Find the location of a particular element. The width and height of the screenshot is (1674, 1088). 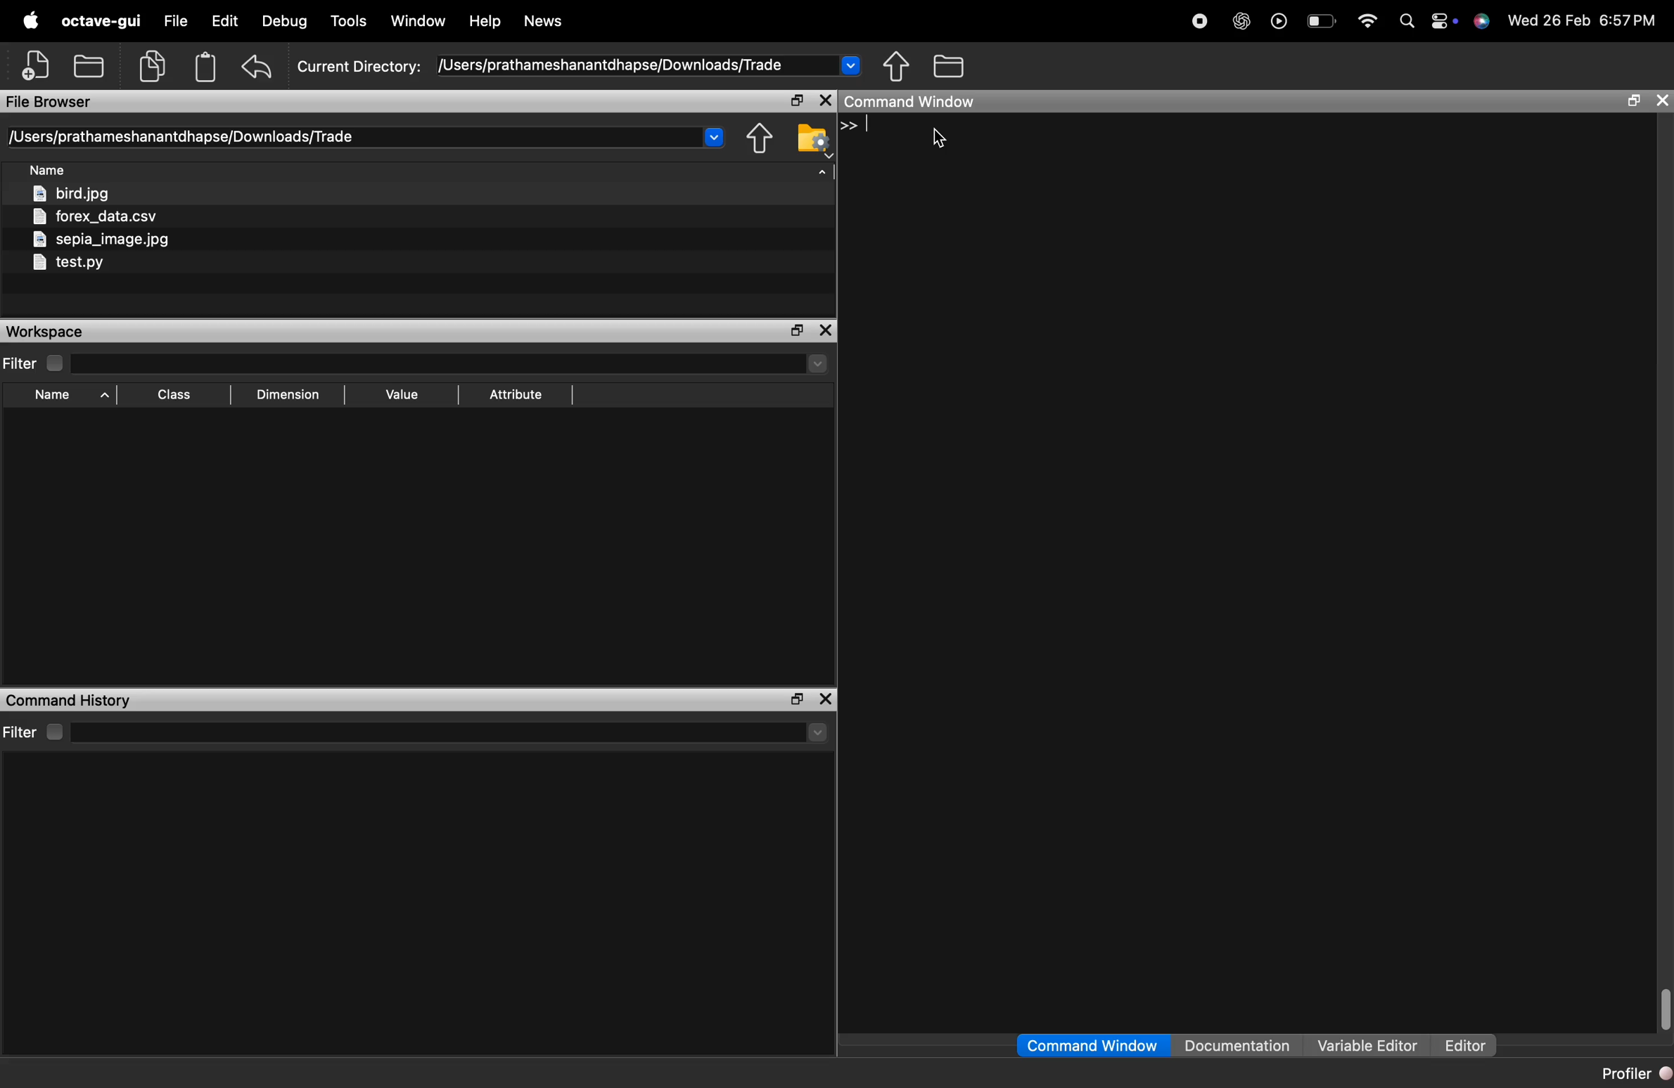

one directory up is located at coordinates (762, 141).